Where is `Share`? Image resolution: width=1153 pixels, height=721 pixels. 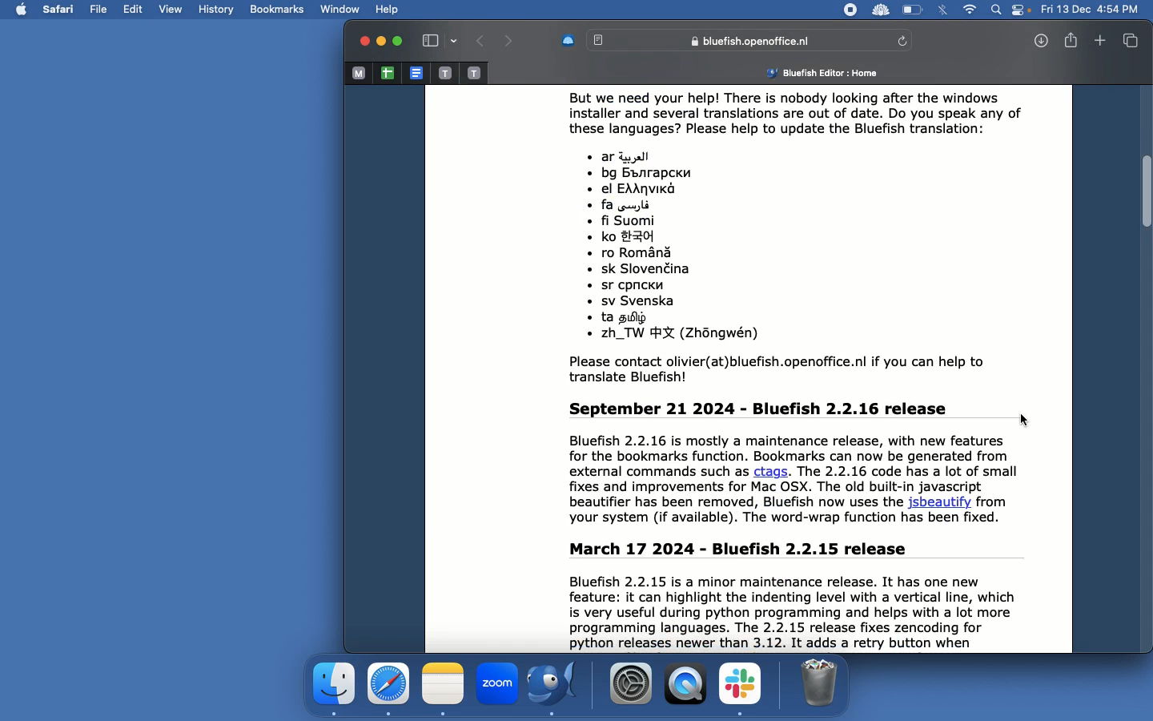
Share is located at coordinates (1071, 40).